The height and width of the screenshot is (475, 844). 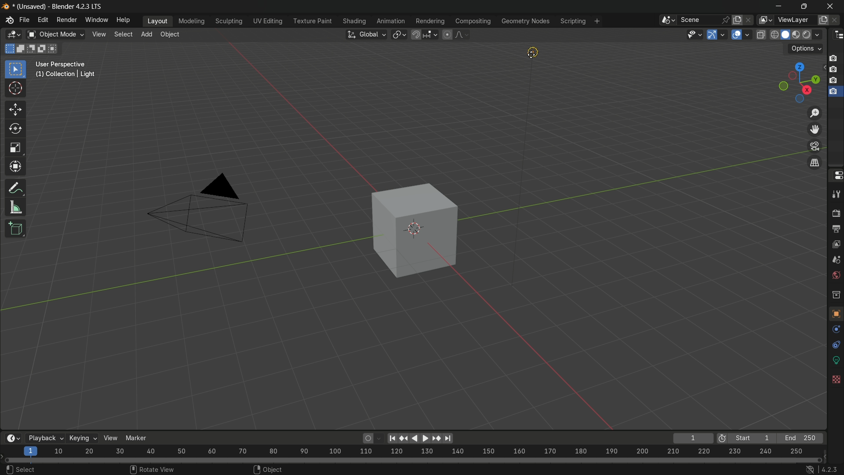 What do you see at coordinates (268, 468) in the screenshot?
I see `object` at bounding box center [268, 468].